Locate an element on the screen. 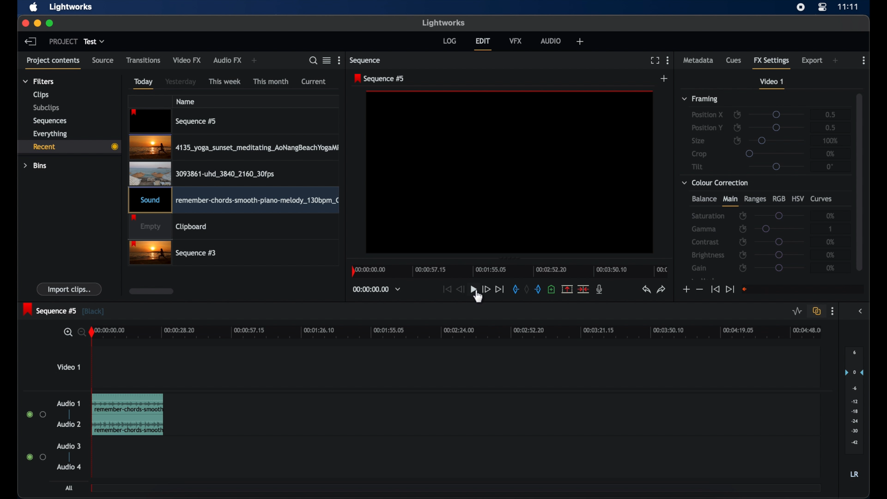 The width and height of the screenshot is (887, 499). slider is located at coordinates (777, 141).